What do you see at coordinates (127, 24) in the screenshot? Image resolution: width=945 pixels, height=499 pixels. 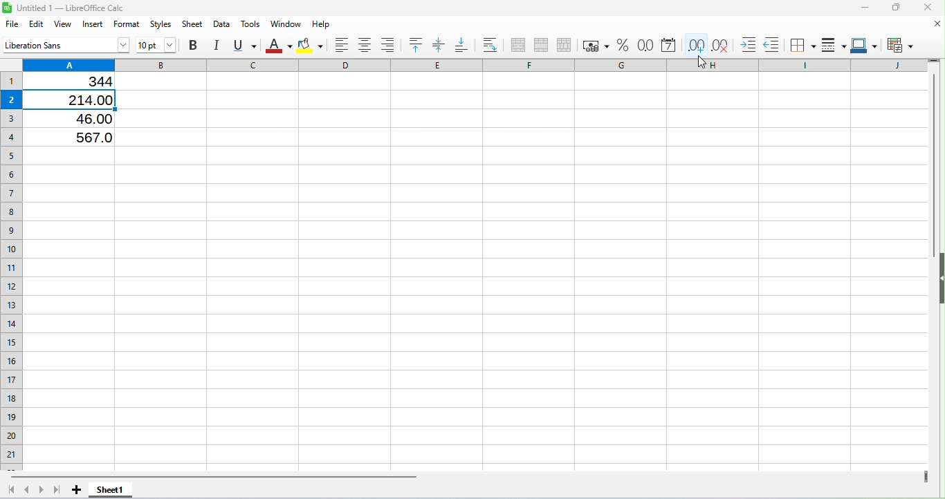 I see `Format` at bounding box center [127, 24].